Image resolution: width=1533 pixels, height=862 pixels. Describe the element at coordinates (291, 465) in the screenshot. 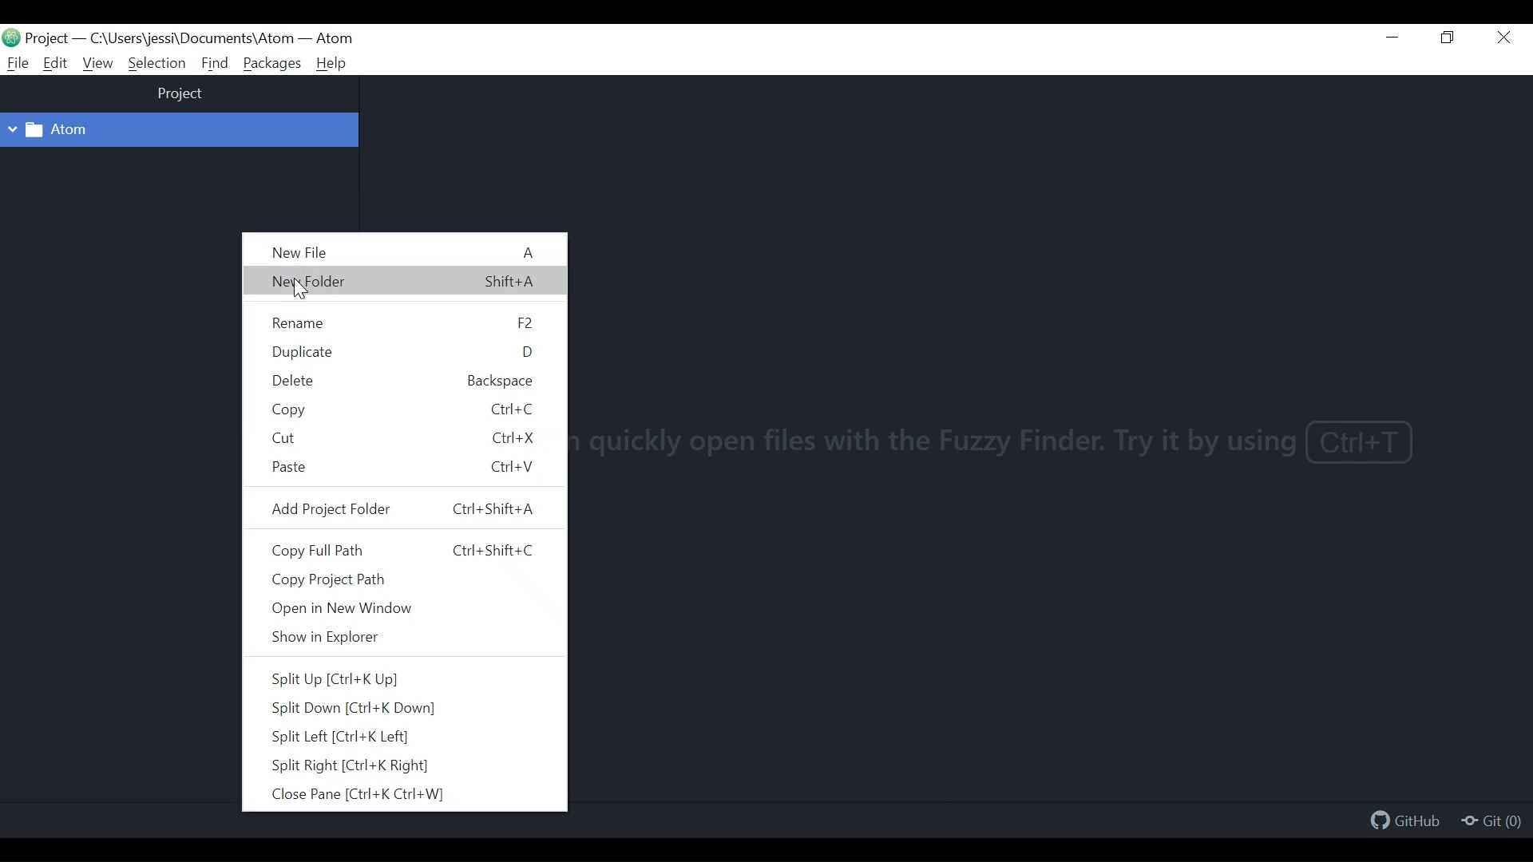

I see `Paste` at that location.